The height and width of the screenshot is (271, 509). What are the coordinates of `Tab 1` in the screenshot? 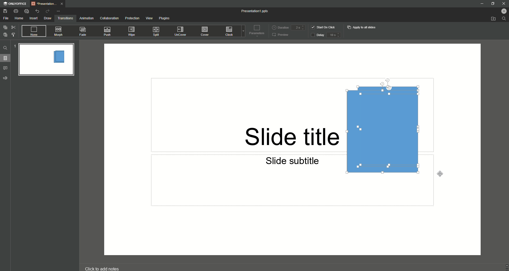 It's located at (49, 4).